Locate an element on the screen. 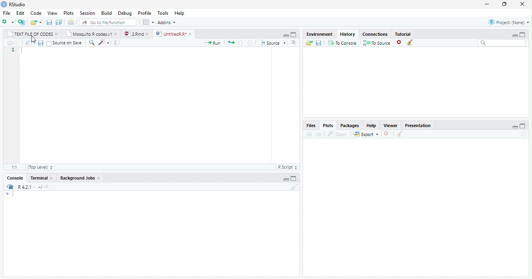 The width and height of the screenshot is (532, 279). UntitledR.R* is located at coordinates (171, 34).